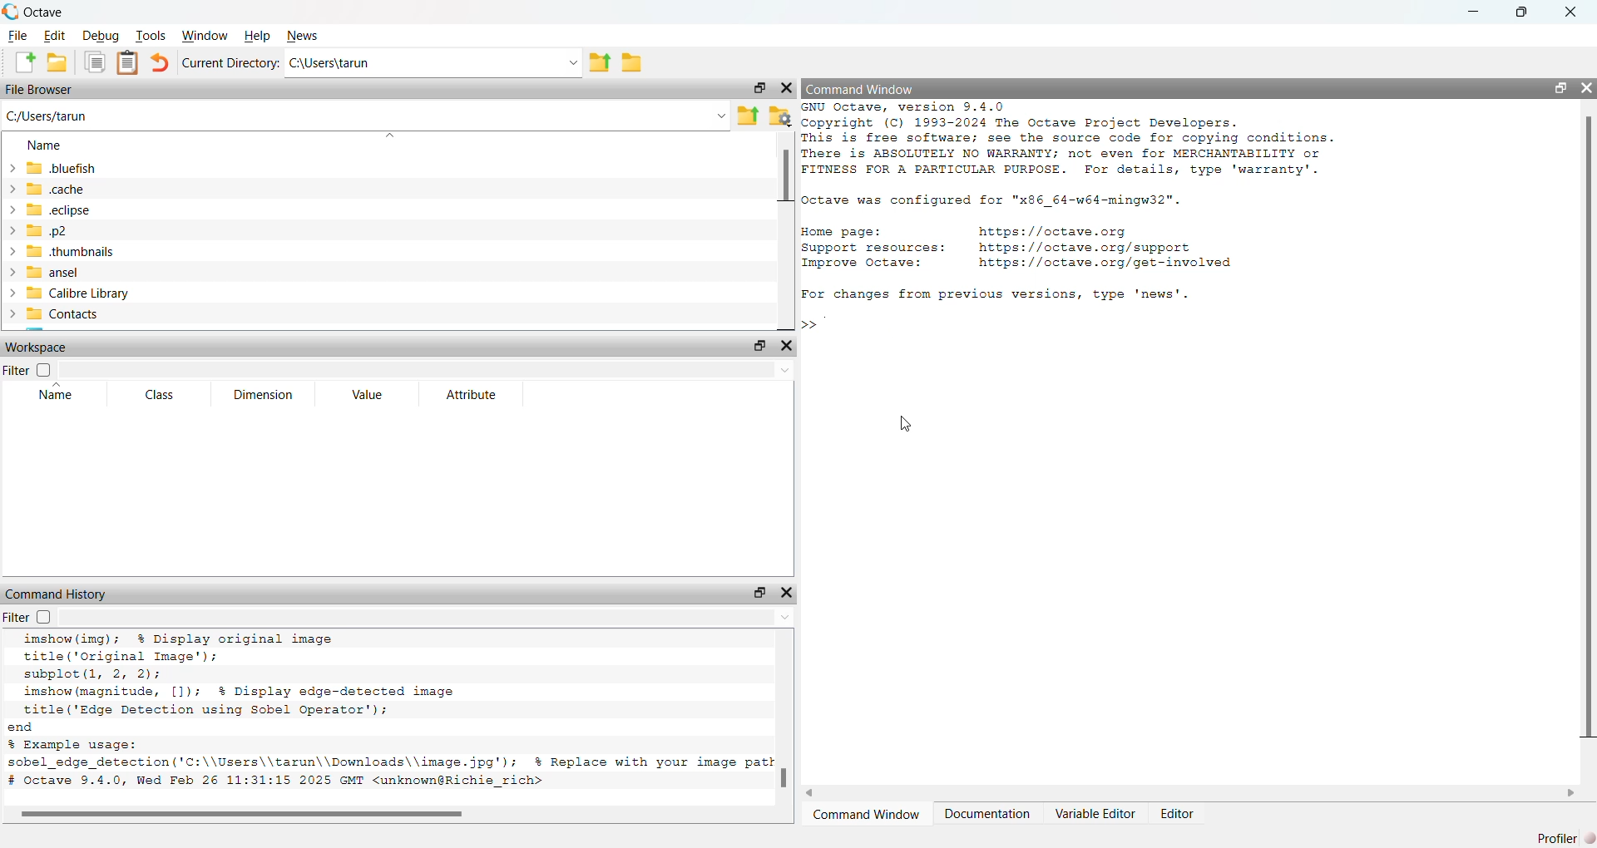 This screenshot has width=1597, height=848. I want to click on restore down, so click(1556, 91).